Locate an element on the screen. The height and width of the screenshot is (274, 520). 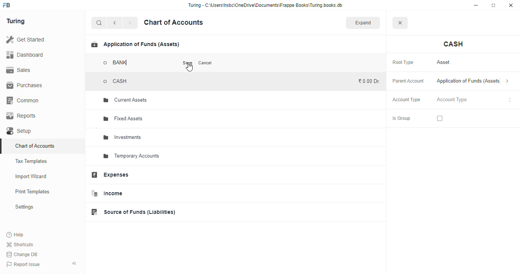
cash is located at coordinates (454, 44).